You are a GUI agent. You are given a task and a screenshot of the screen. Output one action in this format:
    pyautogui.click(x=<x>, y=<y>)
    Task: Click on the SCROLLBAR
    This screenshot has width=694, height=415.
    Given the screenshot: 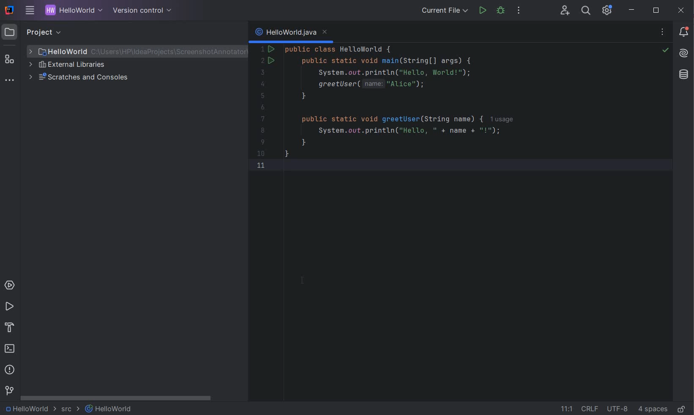 What is the action you would take?
    pyautogui.click(x=117, y=399)
    